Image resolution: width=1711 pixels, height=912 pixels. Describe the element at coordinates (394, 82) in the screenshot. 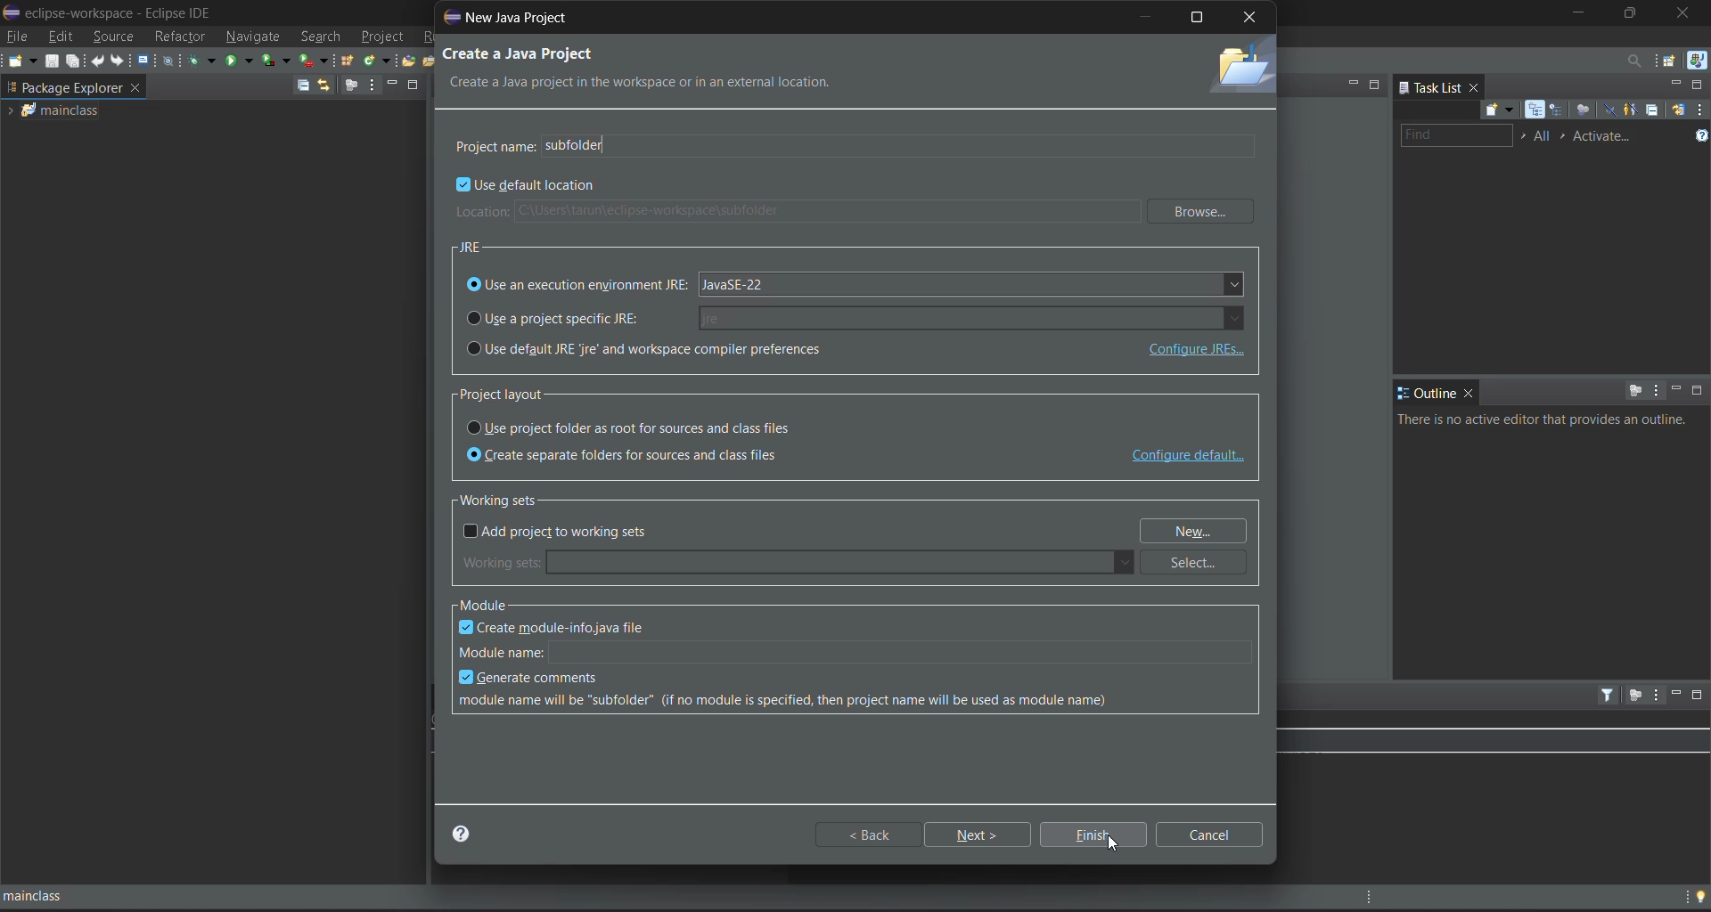

I see `minimize` at that location.